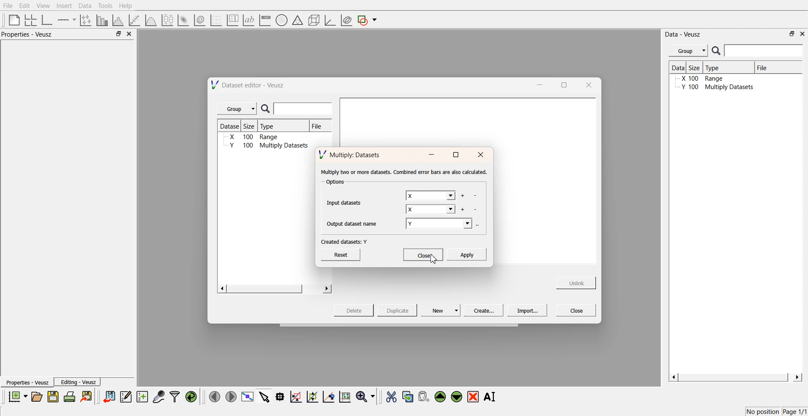  Describe the element at coordinates (296, 21) in the screenshot. I see `ternary shapes` at that location.